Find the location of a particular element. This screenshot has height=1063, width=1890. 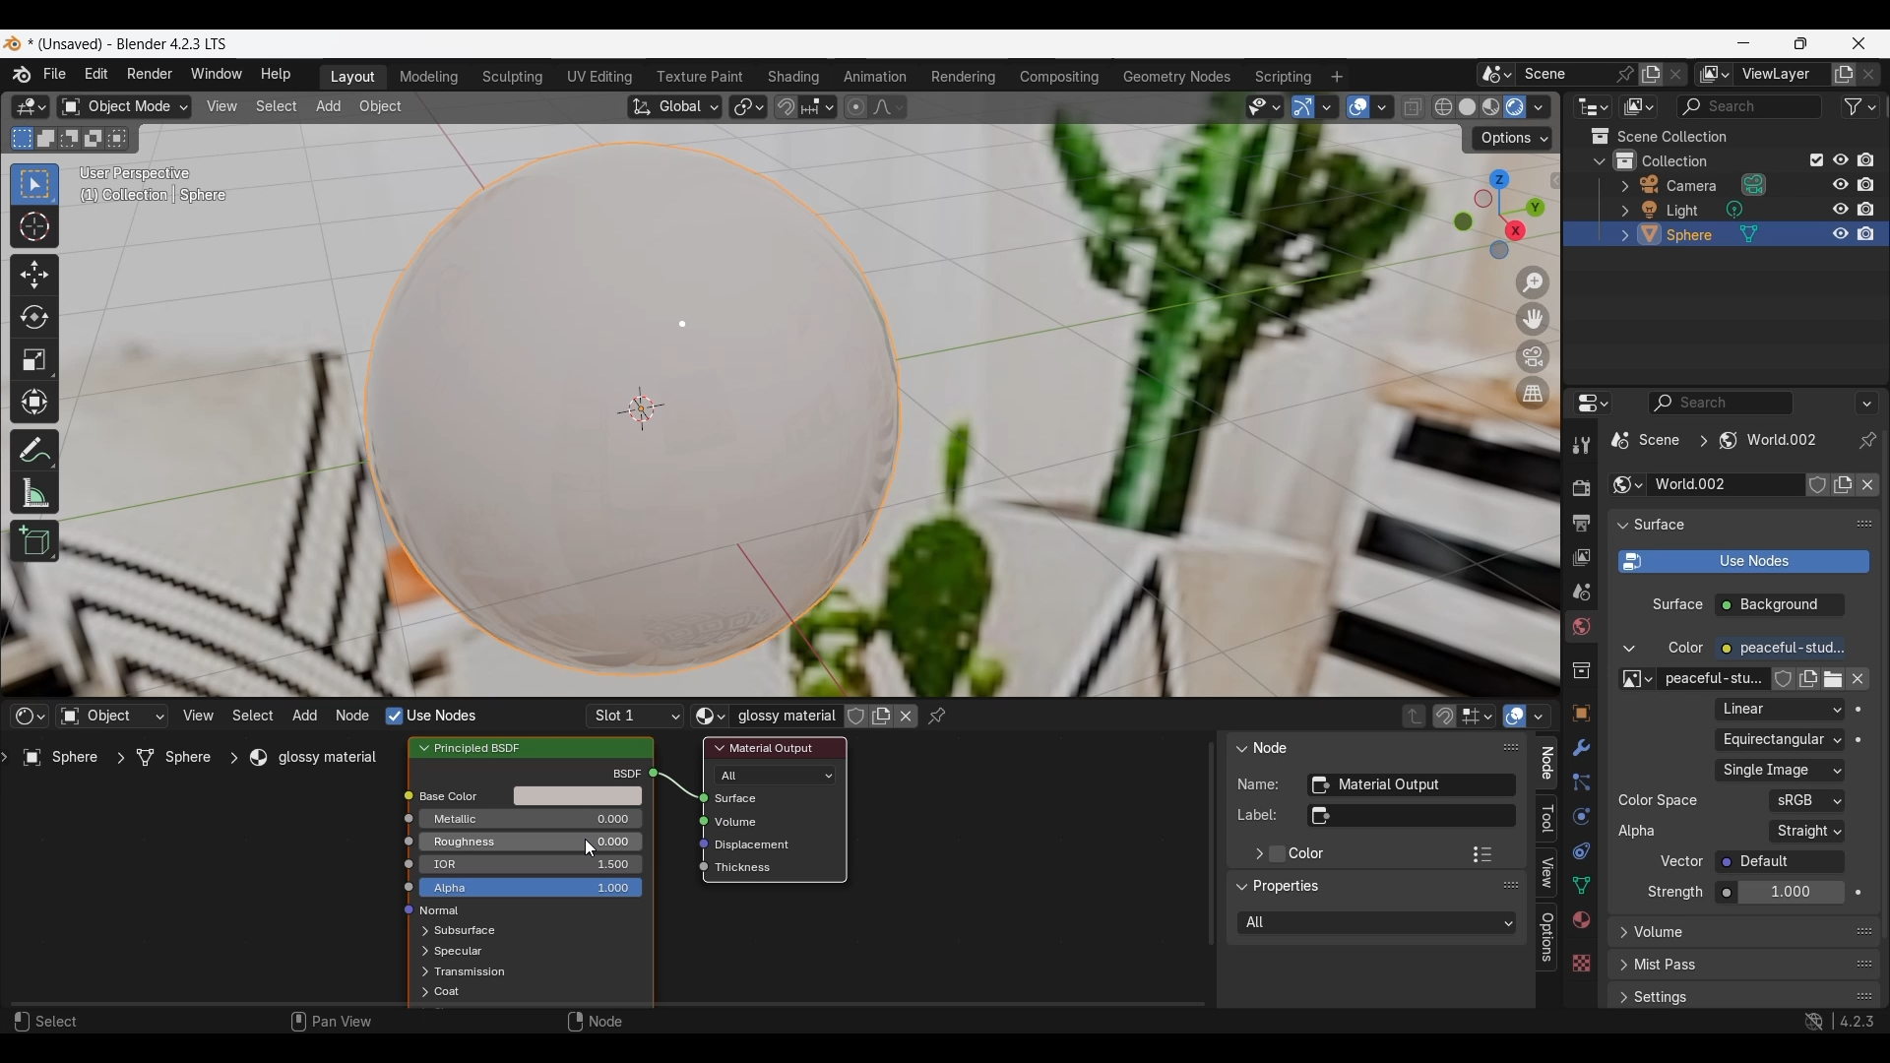

icon is located at coordinates (398, 862).